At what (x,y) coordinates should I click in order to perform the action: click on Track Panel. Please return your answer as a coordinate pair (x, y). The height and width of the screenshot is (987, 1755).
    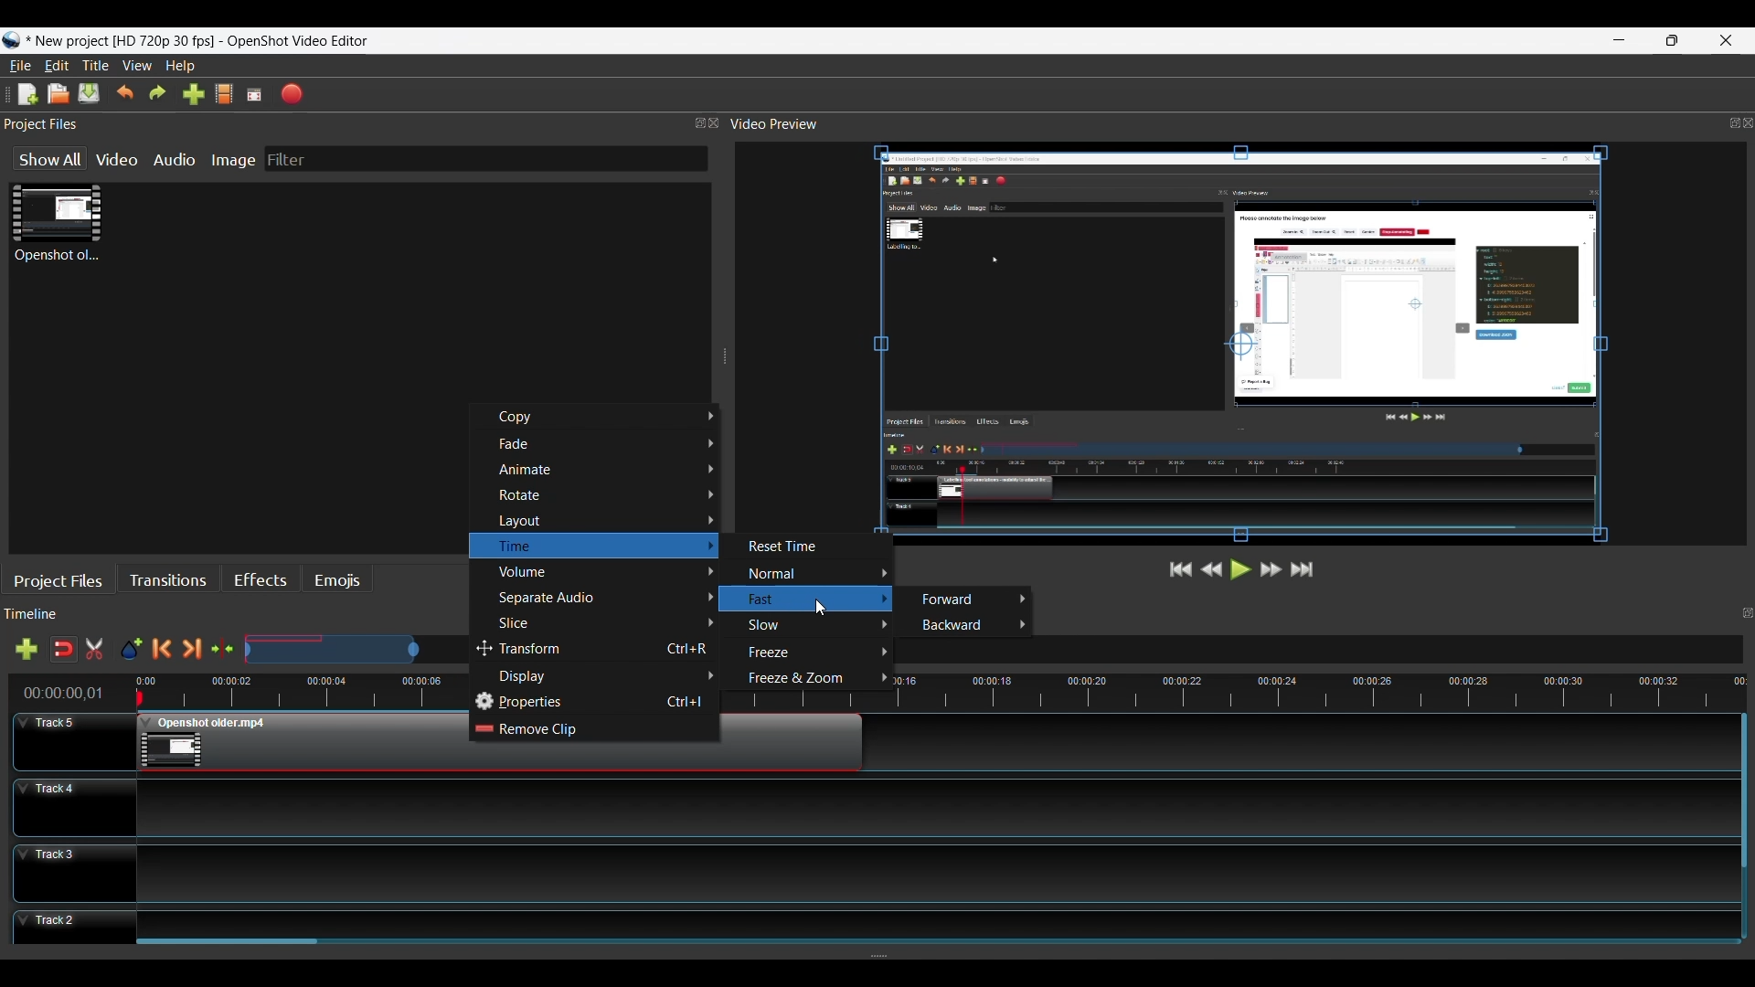
    Looking at the image, I should click on (933, 921).